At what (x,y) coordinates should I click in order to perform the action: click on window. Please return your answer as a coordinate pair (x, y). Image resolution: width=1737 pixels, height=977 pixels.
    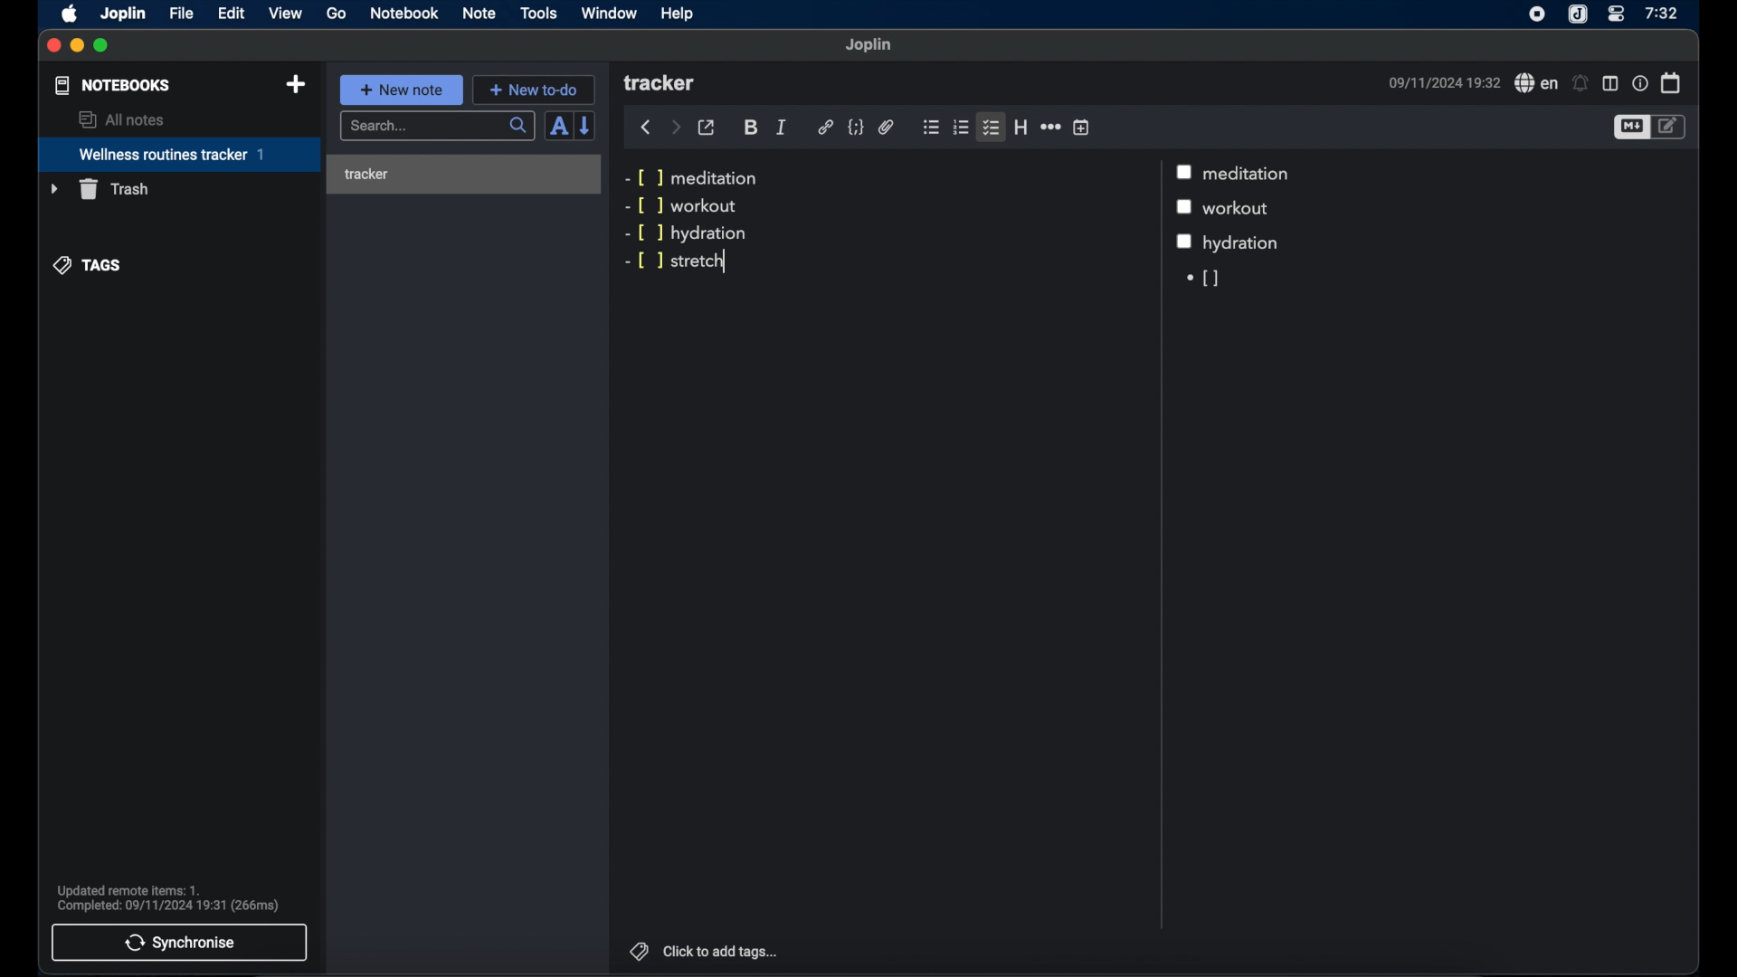
    Looking at the image, I should click on (610, 13).